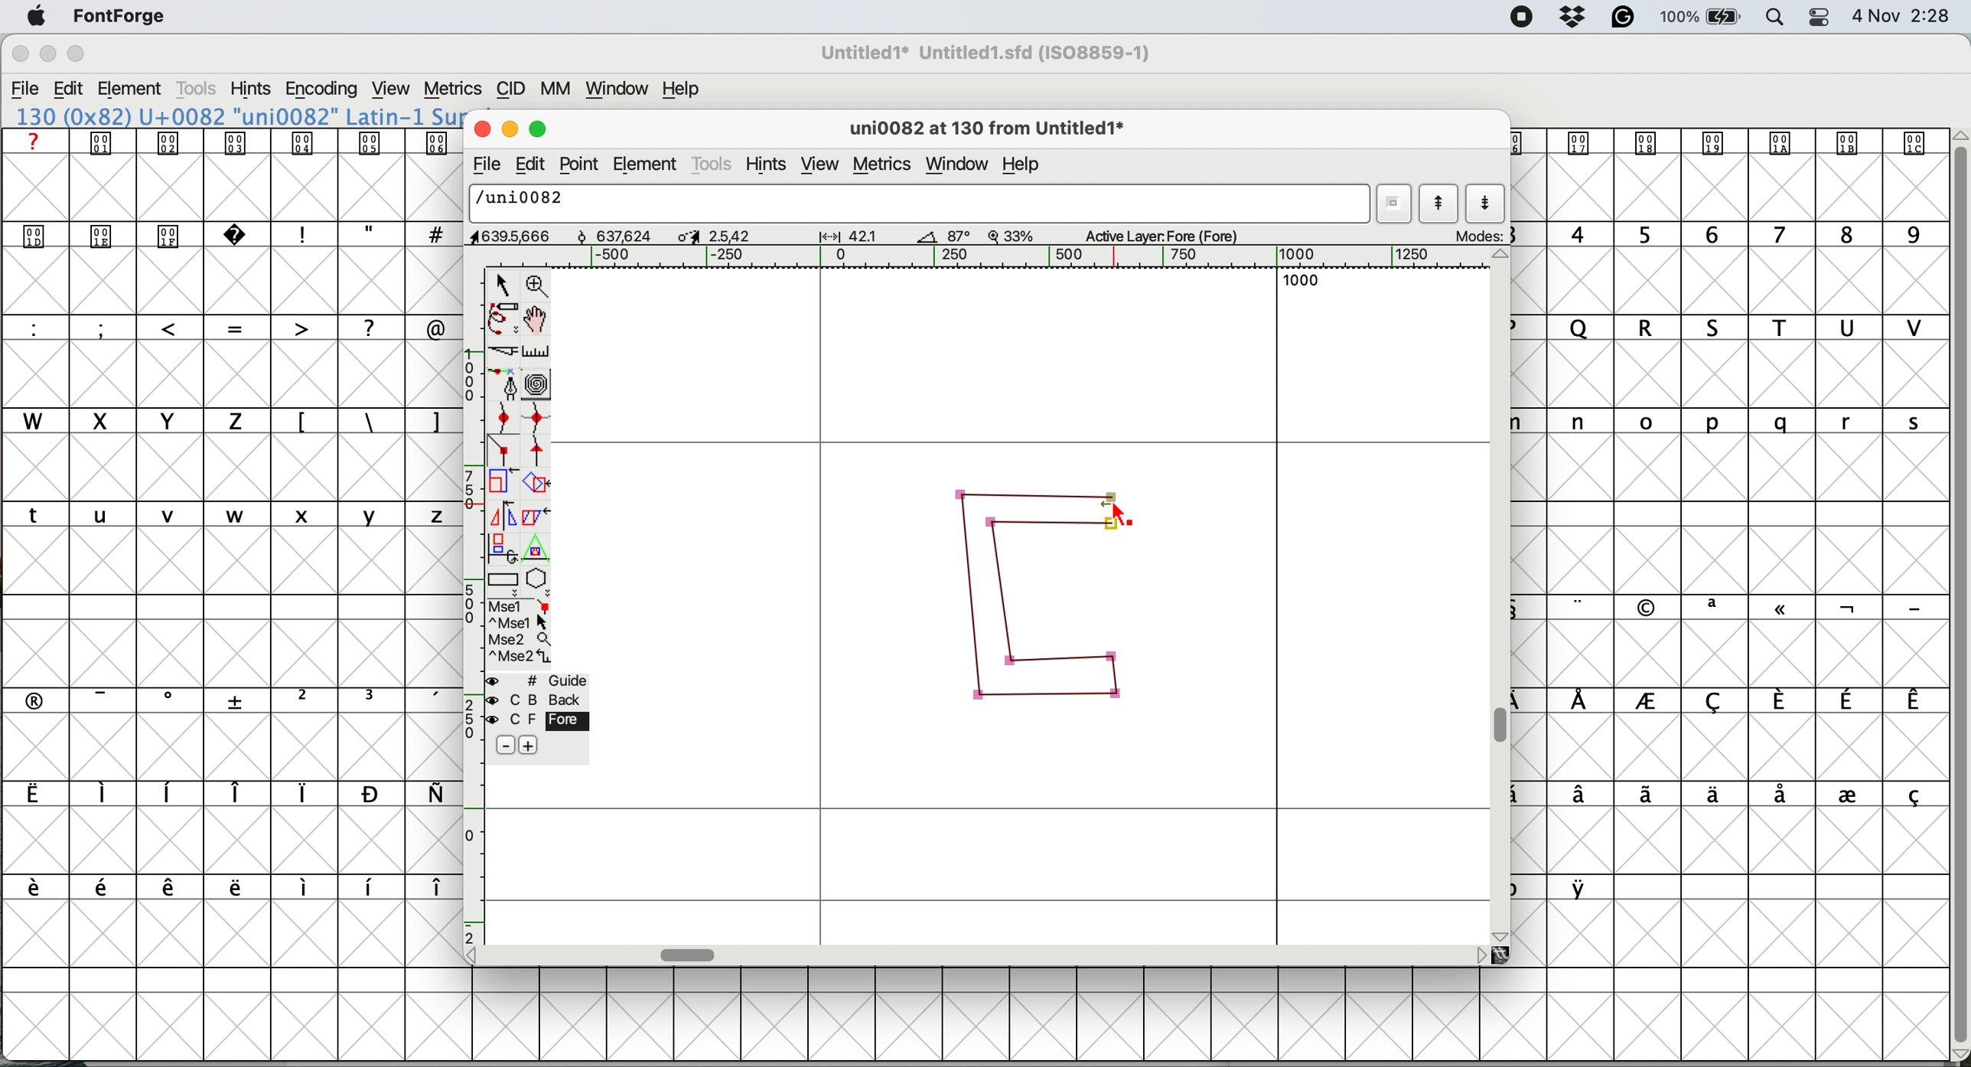 The height and width of the screenshot is (1067, 1971). Describe the element at coordinates (233, 514) in the screenshot. I see `lower case letters` at that location.